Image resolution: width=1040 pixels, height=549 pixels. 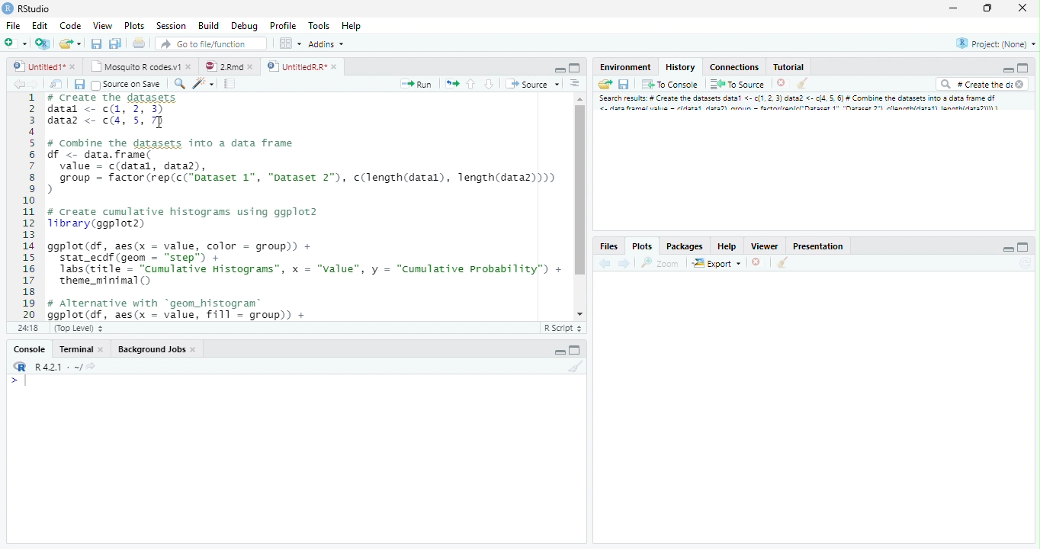 What do you see at coordinates (96, 43) in the screenshot?
I see `Save` at bounding box center [96, 43].